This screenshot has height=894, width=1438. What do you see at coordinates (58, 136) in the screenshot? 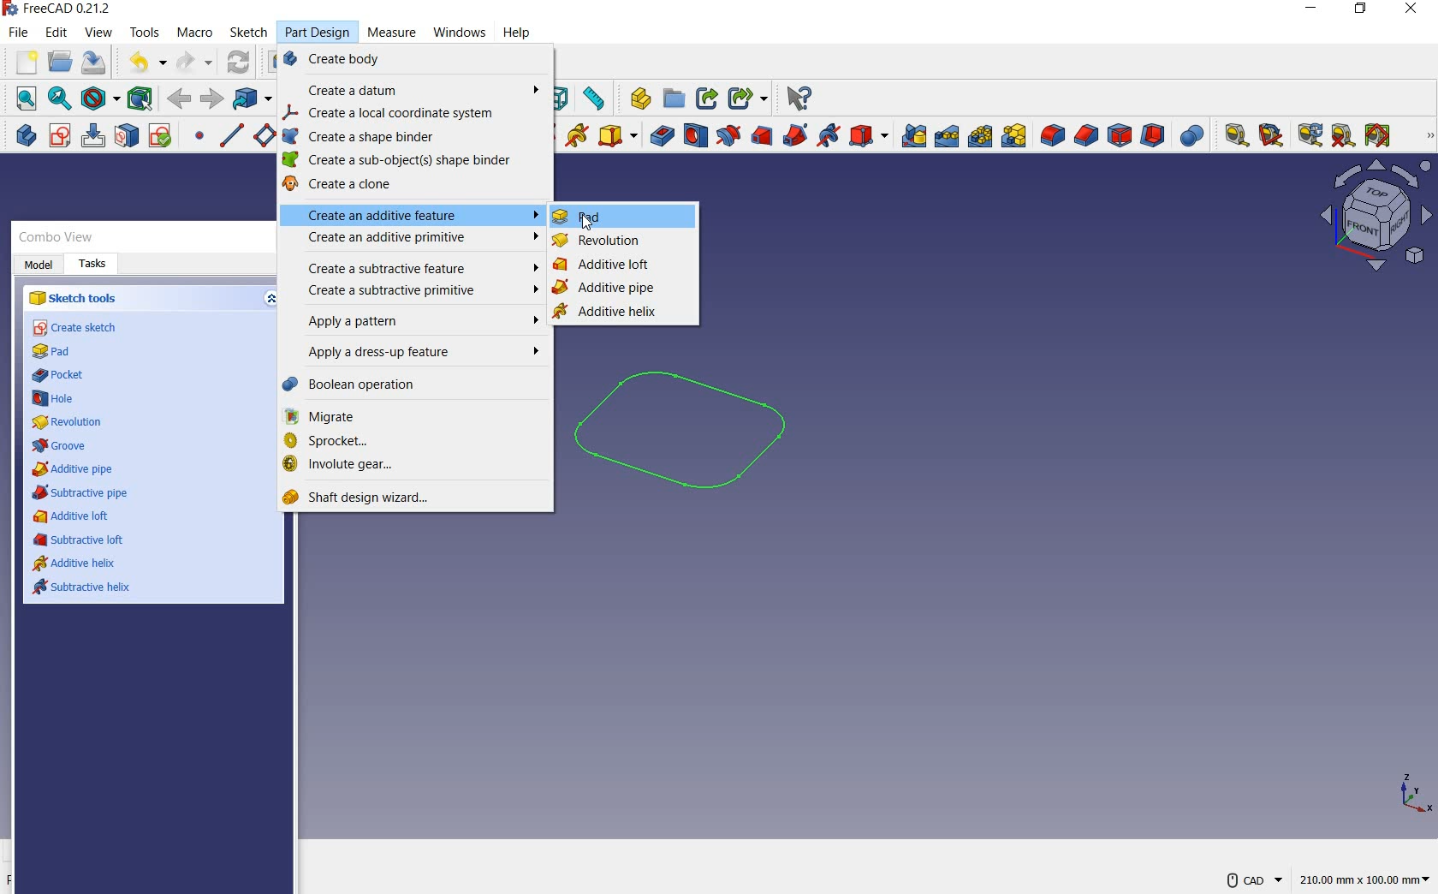
I see `create sketch` at bounding box center [58, 136].